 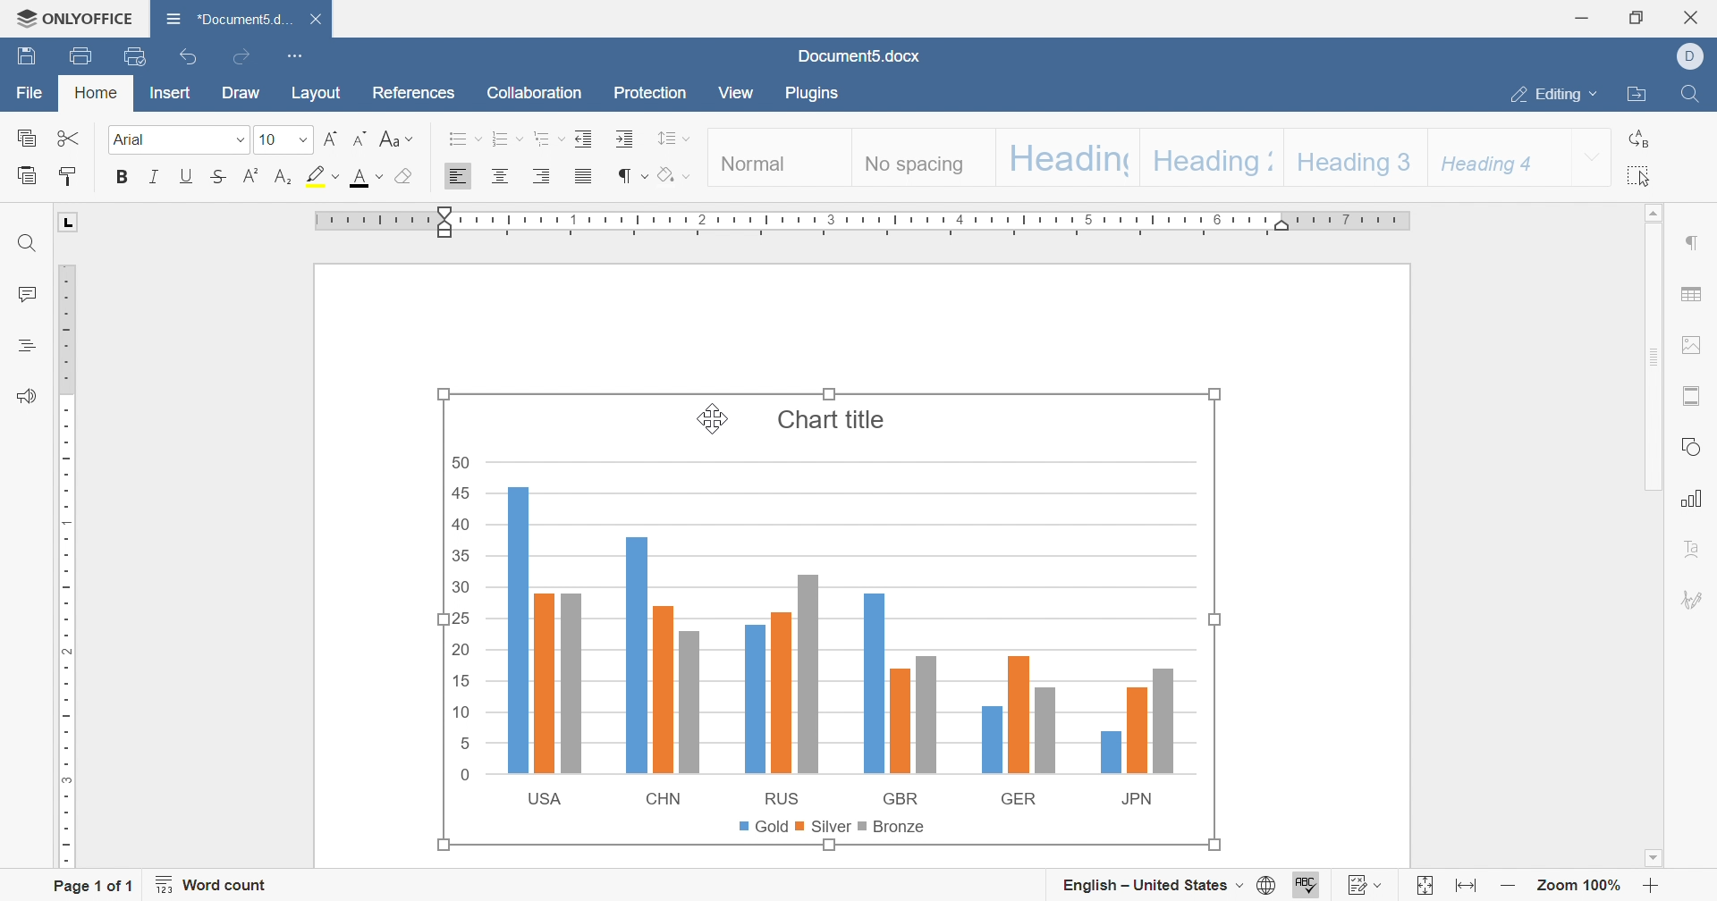 I want to click on editing, so click(x=1555, y=96).